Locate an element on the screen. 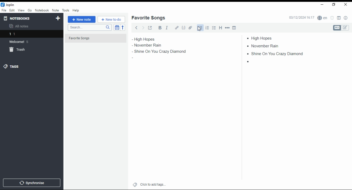  notebooks is located at coordinates (27, 18).